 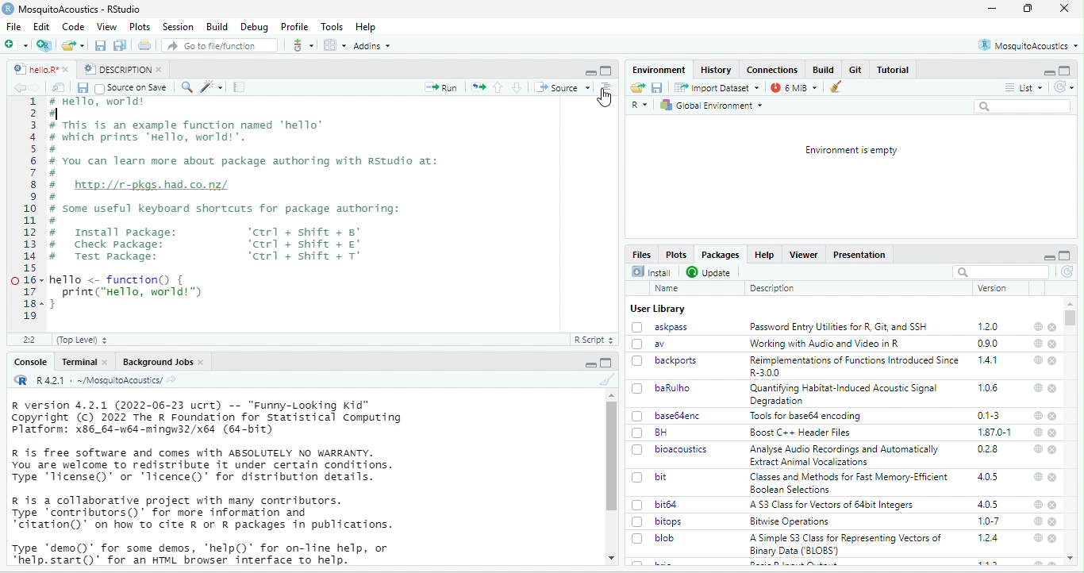 I want to click on Packages, so click(x=723, y=256).